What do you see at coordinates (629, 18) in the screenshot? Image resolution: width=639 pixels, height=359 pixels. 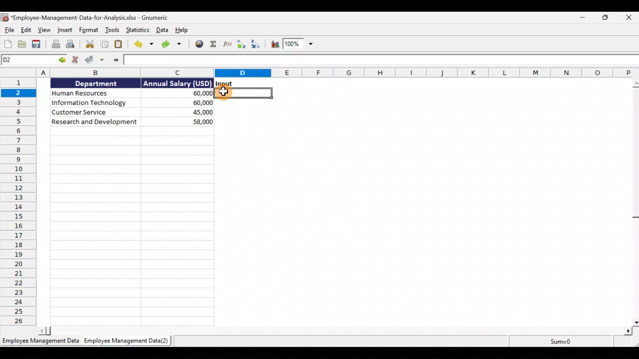 I see `Close` at bounding box center [629, 18].